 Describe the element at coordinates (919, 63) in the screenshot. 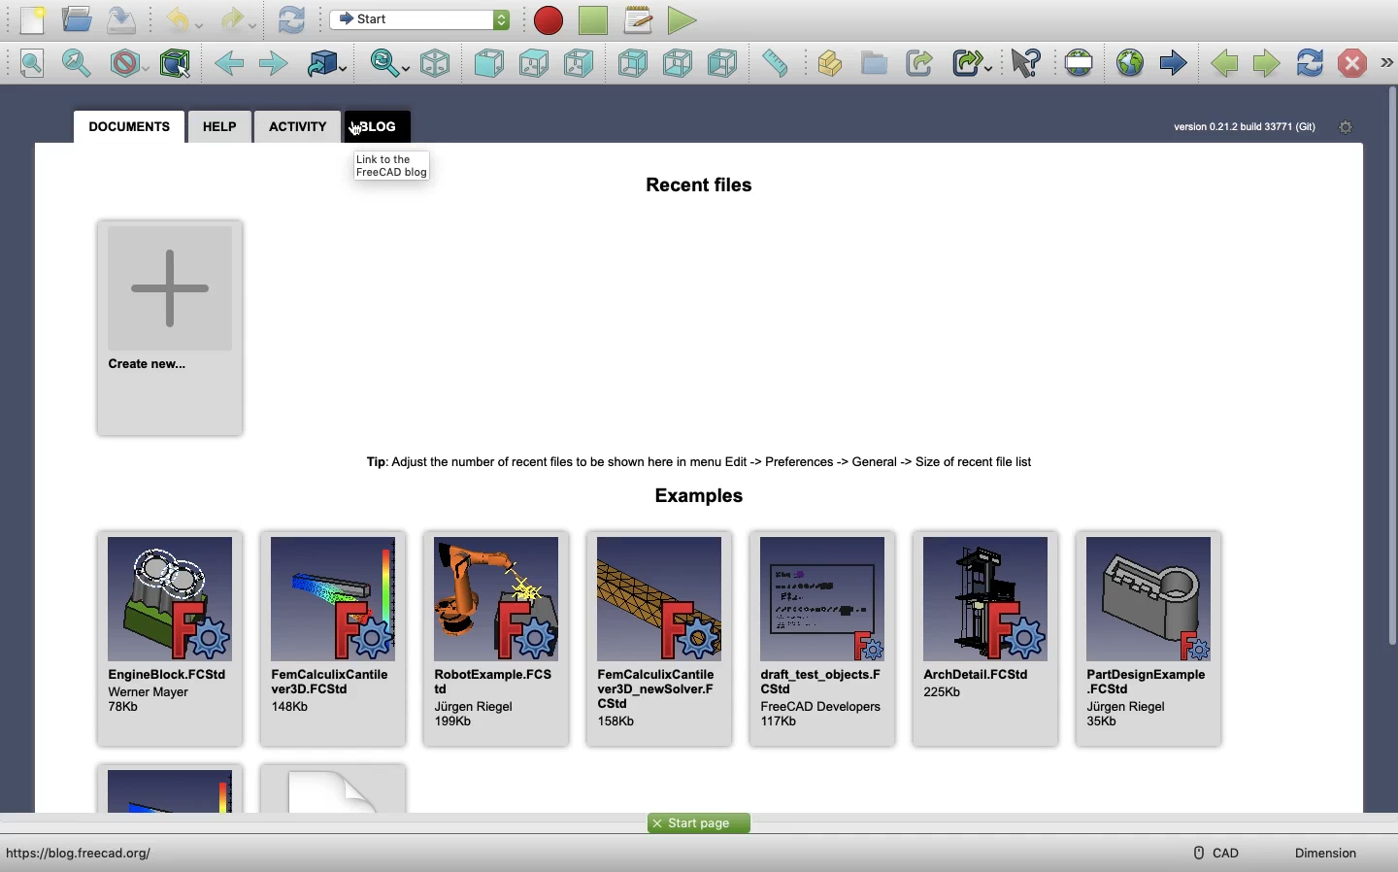

I see `Make Link` at that location.